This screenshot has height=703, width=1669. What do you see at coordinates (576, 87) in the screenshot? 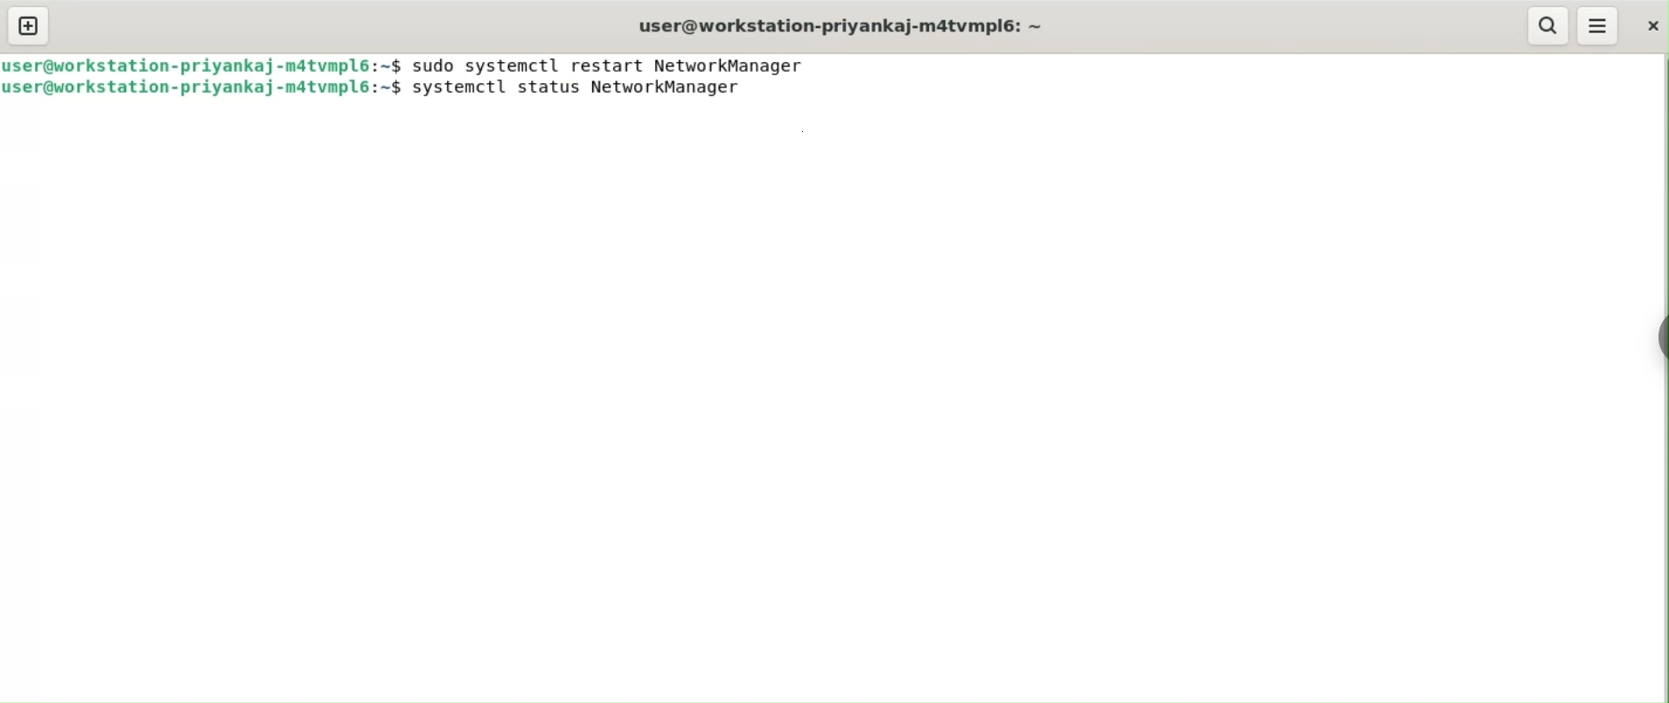
I see `systemctl status NetworkManager` at bounding box center [576, 87].